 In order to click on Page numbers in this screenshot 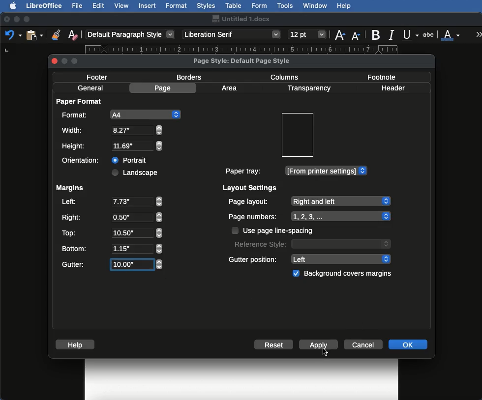, I will do `click(310, 217)`.